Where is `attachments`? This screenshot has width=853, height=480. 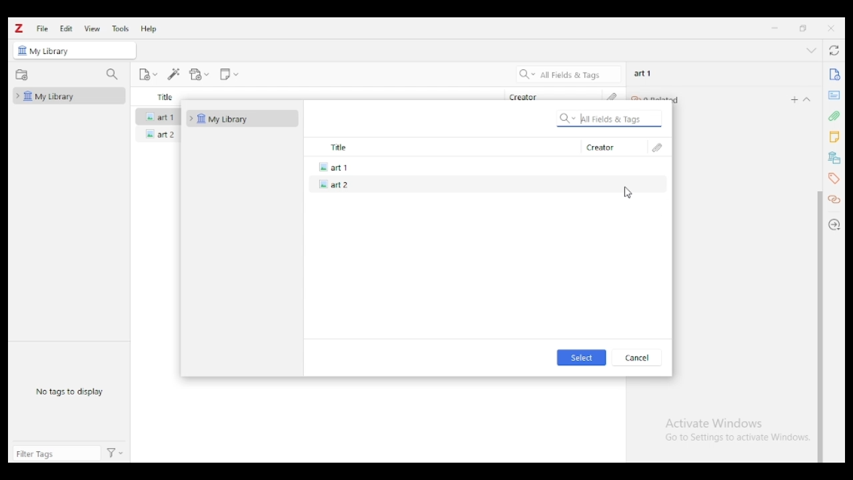
attachments is located at coordinates (658, 147).